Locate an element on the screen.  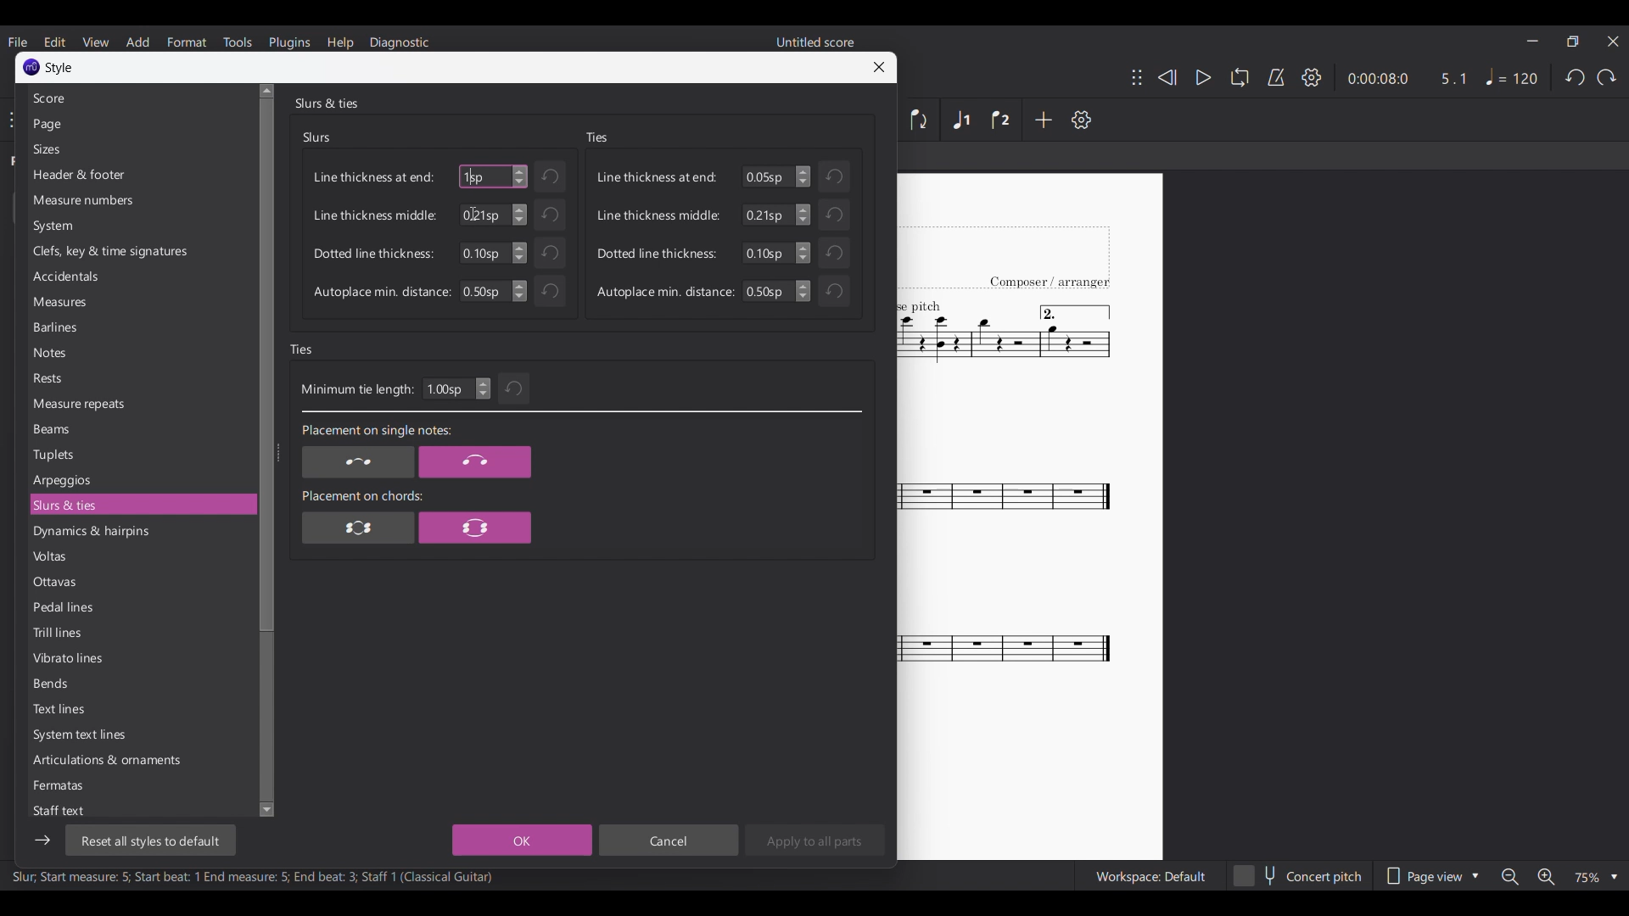
Plugins menu is located at coordinates (290, 42).